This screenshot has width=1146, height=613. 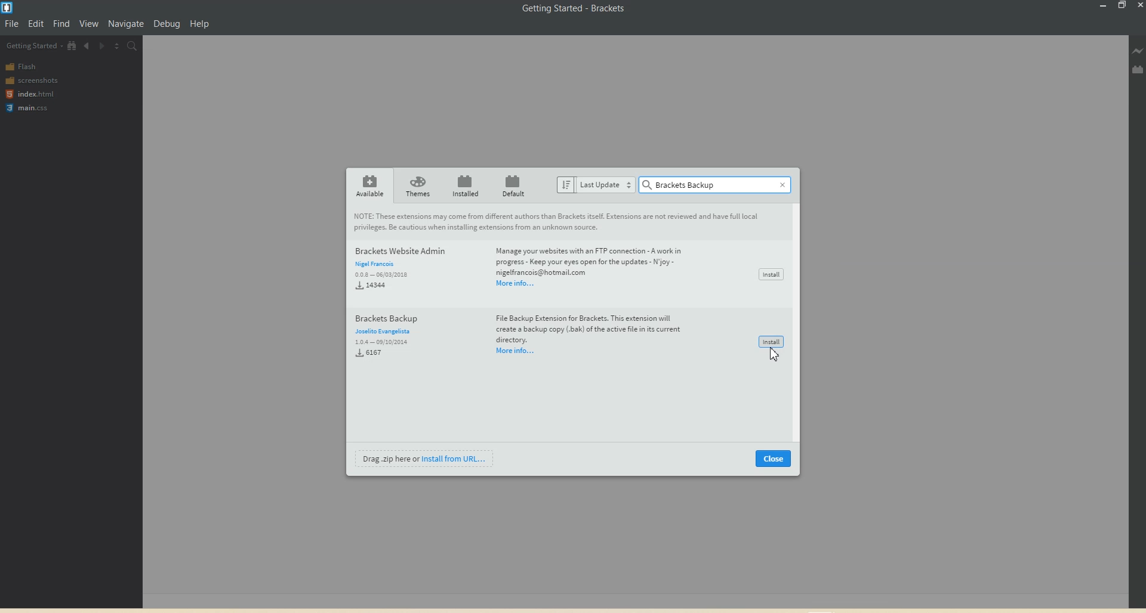 What do you see at coordinates (125, 24) in the screenshot?
I see `Navigation` at bounding box center [125, 24].